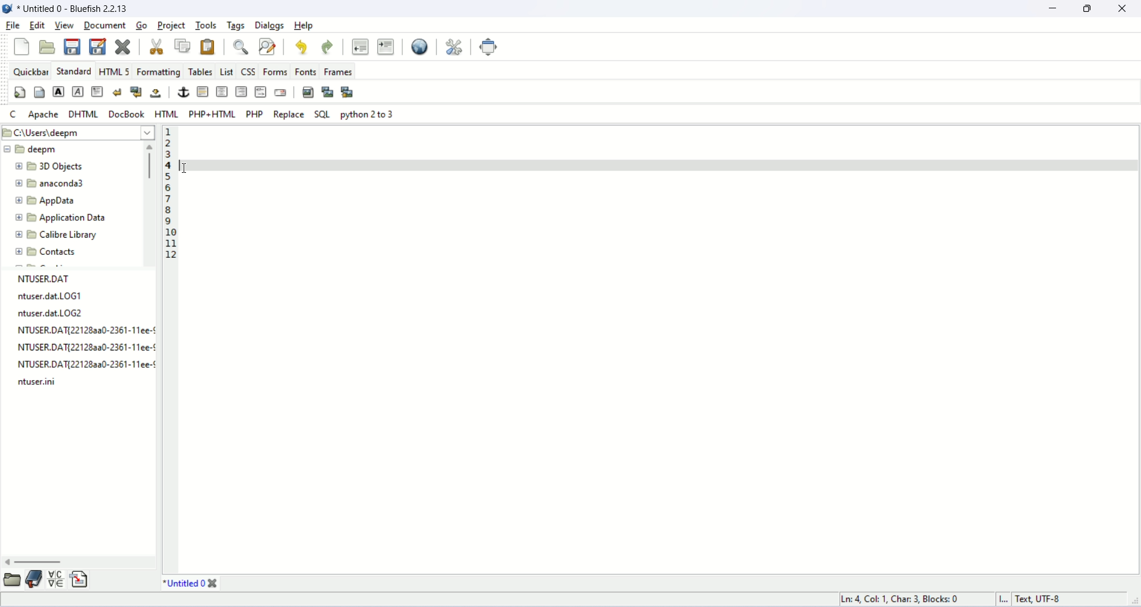  Describe the element at coordinates (58, 91) in the screenshot. I see `strong` at that location.